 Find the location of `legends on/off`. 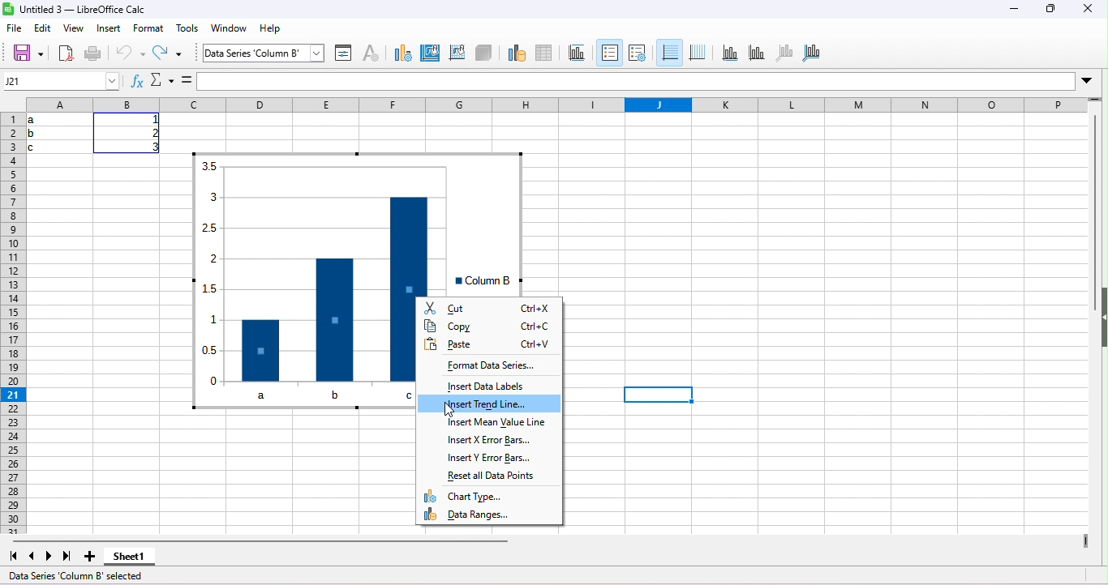

legends on/off is located at coordinates (609, 50).